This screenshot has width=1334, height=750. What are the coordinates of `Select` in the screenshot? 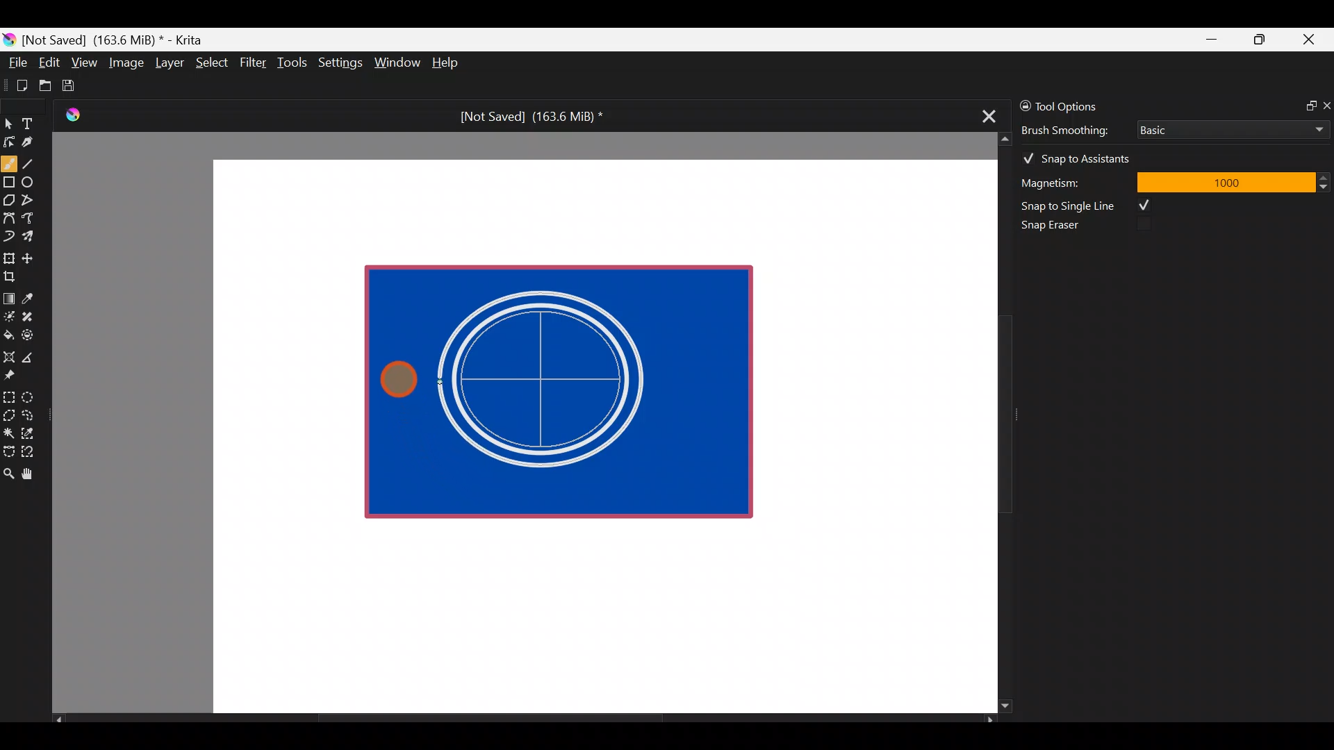 It's located at (213, 61).